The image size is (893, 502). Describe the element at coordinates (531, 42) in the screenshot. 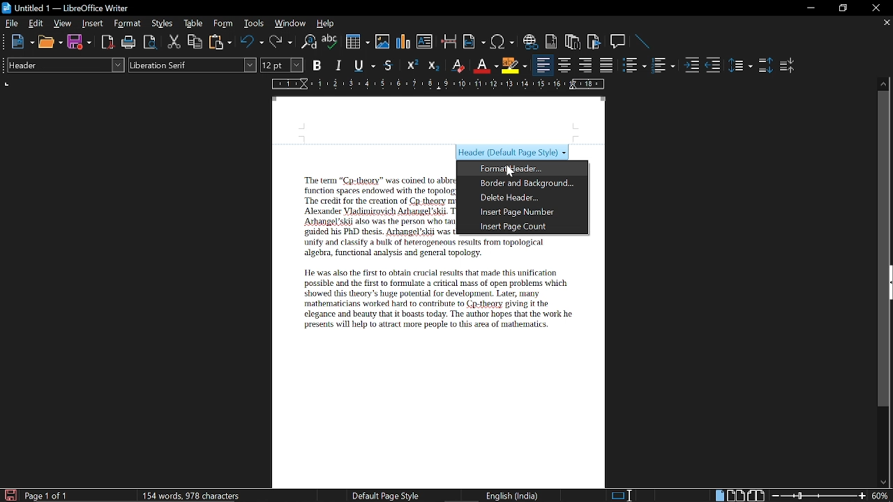

I see `Insert hyperlink` at that location.